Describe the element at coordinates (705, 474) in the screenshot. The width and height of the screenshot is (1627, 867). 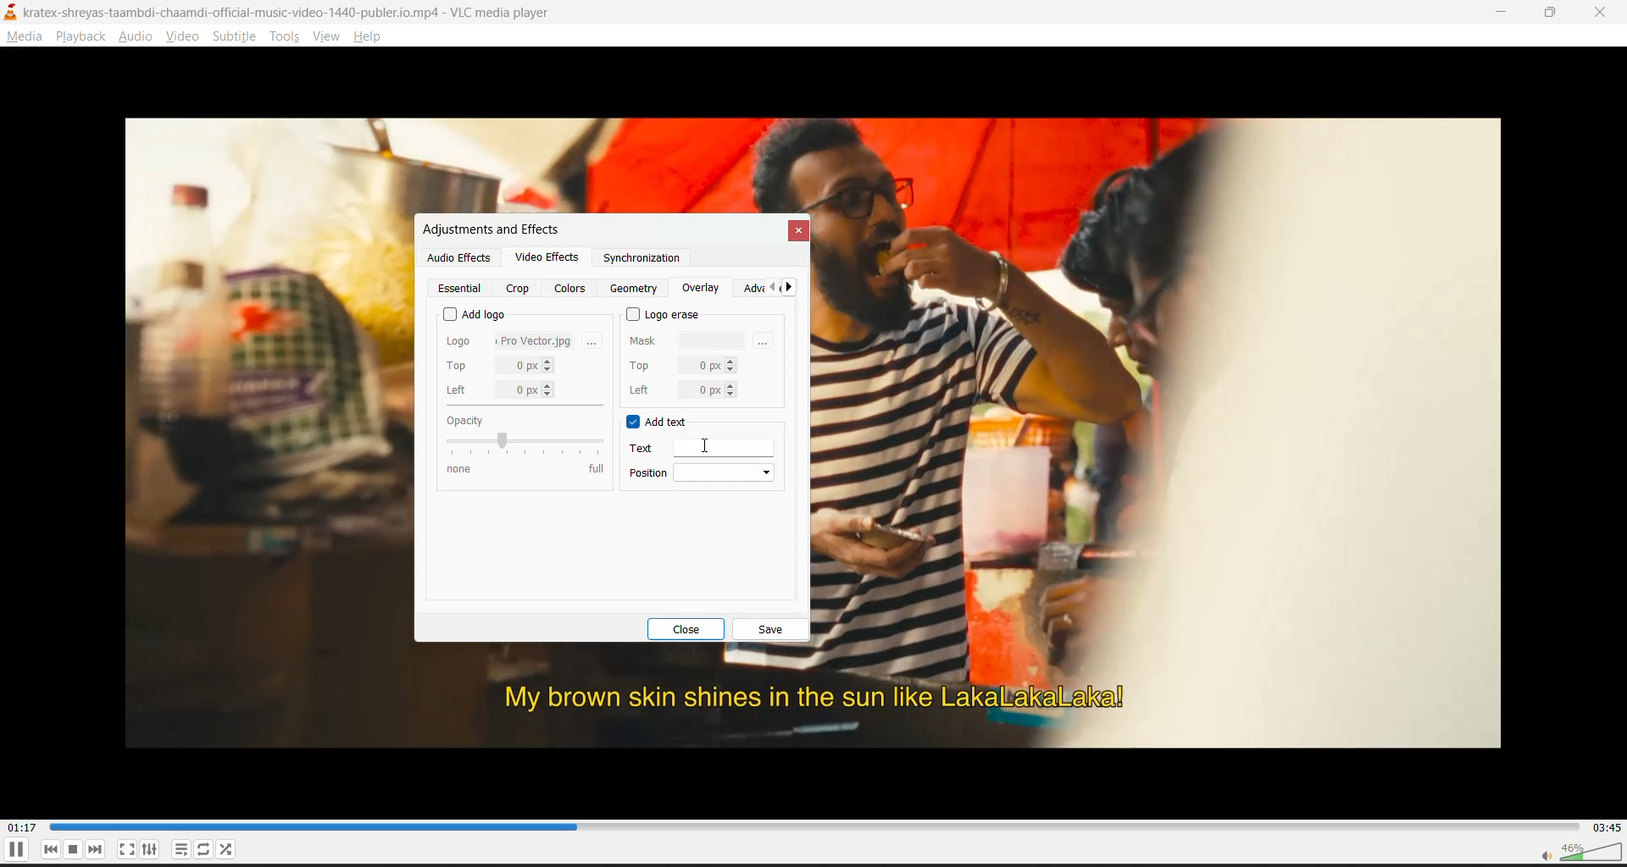
I see `position` at that location.